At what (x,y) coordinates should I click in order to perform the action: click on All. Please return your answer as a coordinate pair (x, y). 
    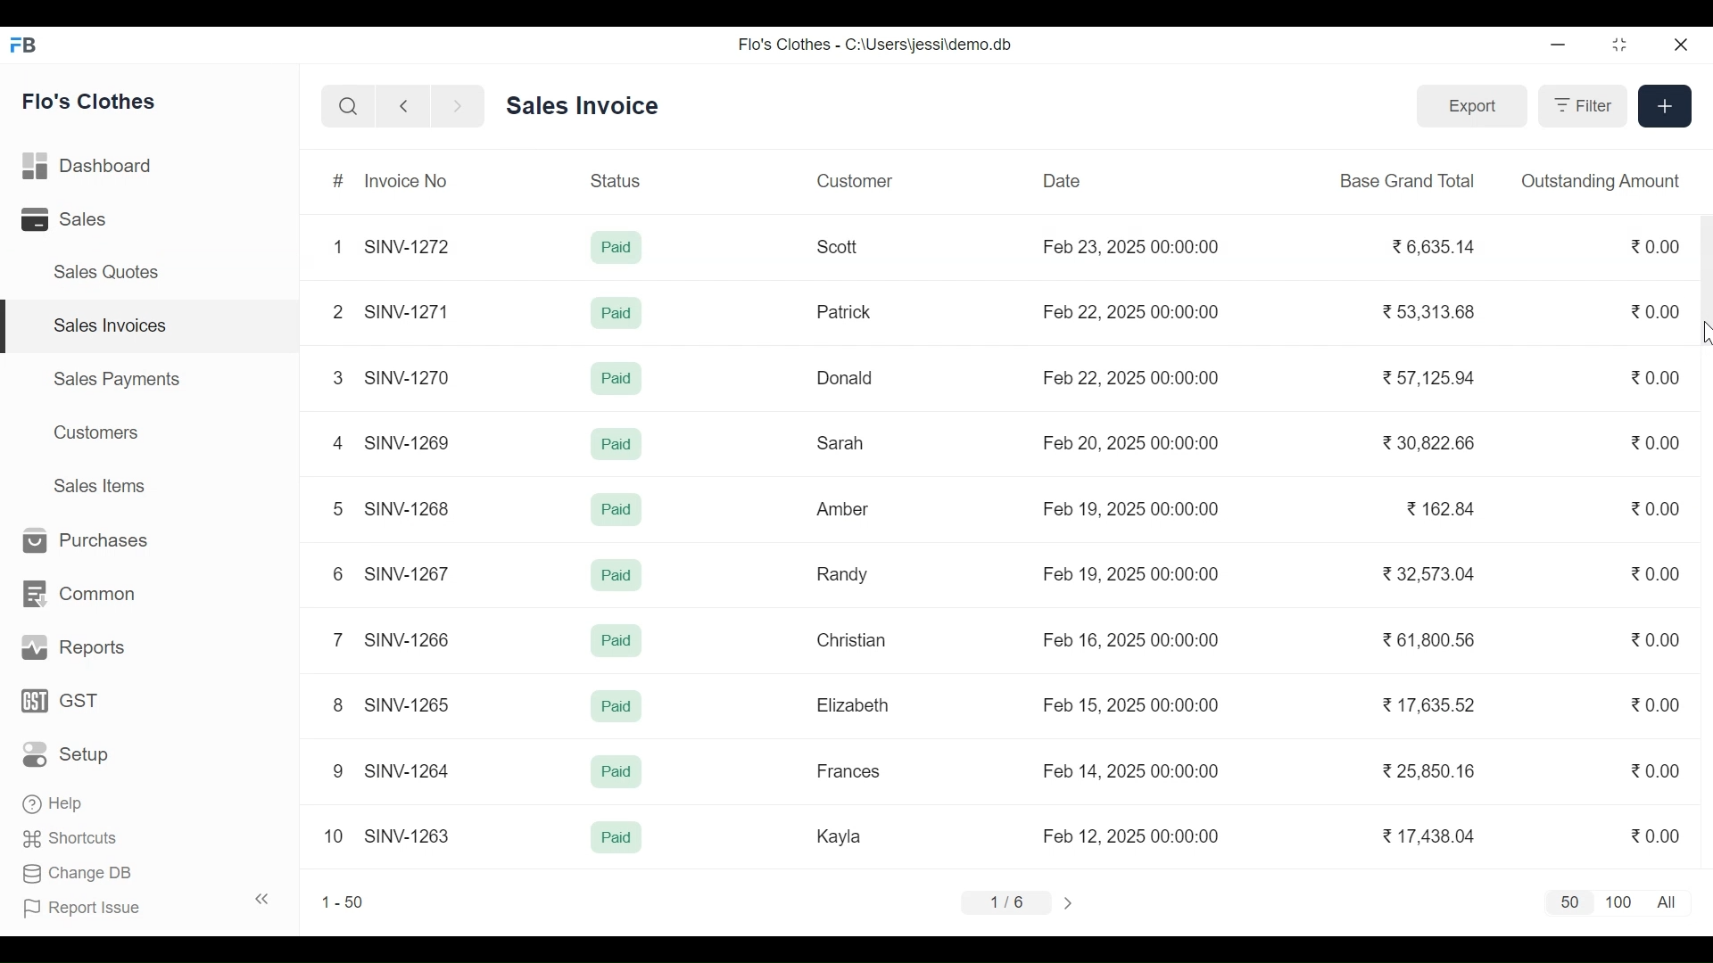
    Looking at the image, I should click on (1670, 902).